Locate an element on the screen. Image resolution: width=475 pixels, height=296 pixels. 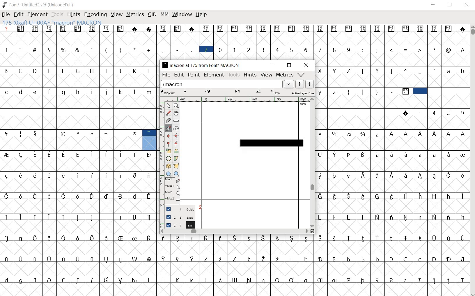
[ is located at coordinates (363, 71).